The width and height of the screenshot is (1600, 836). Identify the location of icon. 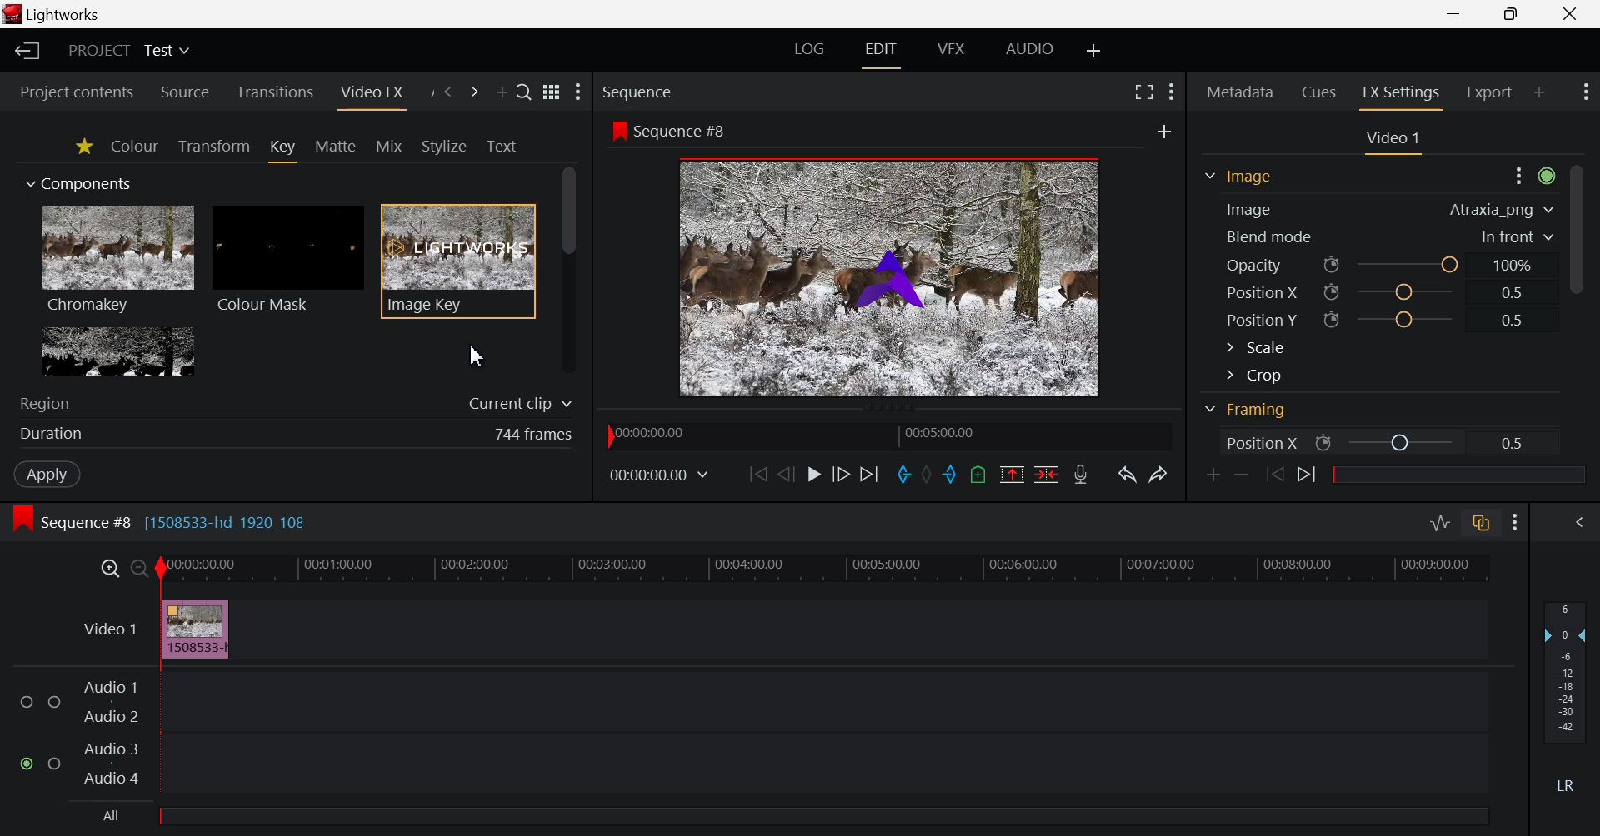
(1332, 291).